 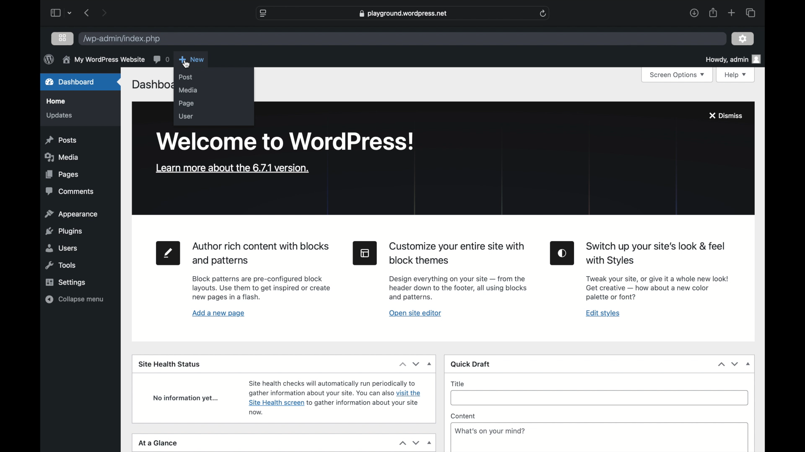 What do you see at coordinates (458, 384) in the screenshot?
I see `title` at bounding box center [458, 384].